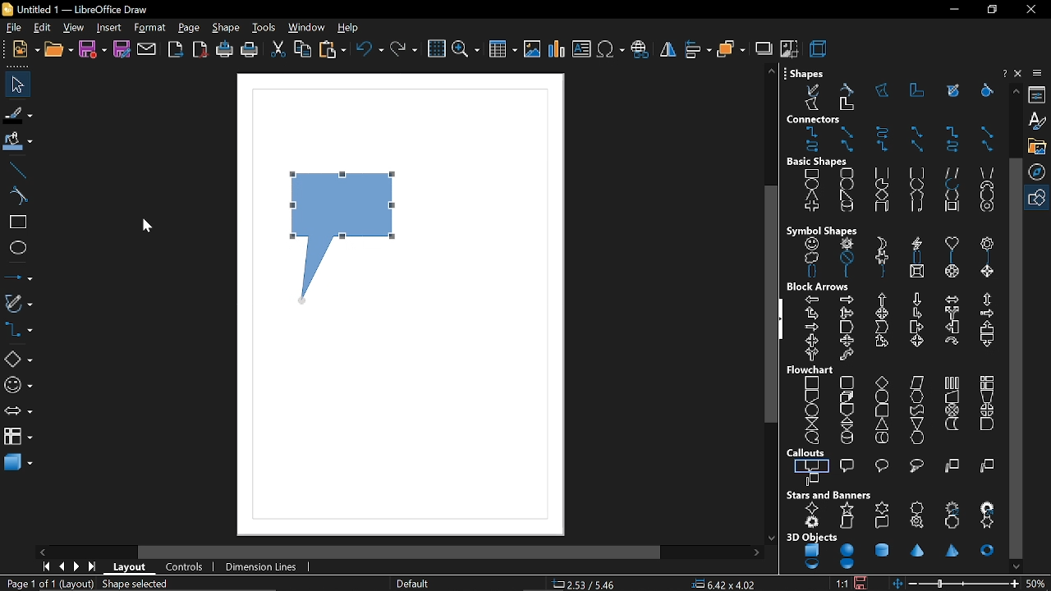  I want to click on magnetic disc, so click(845, 438).